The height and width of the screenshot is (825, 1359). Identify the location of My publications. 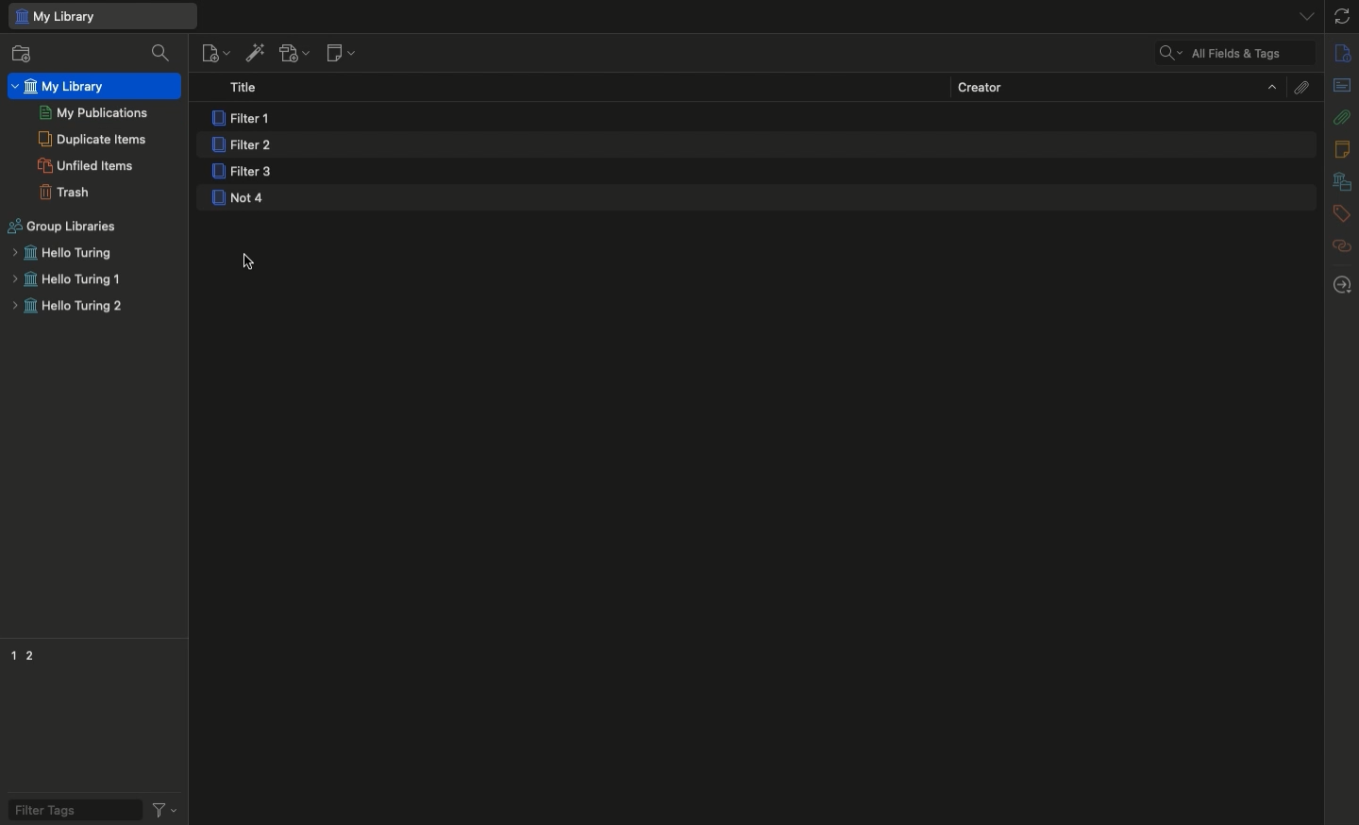
(93, 113).